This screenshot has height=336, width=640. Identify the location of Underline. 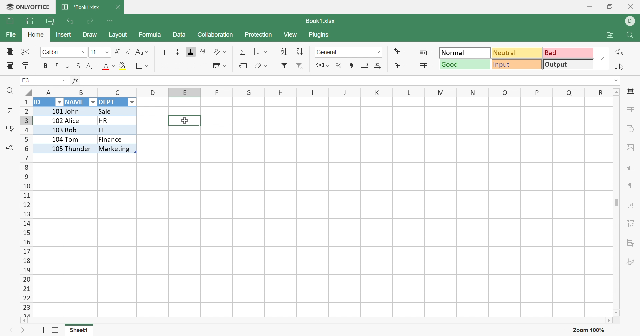
(68, 67).